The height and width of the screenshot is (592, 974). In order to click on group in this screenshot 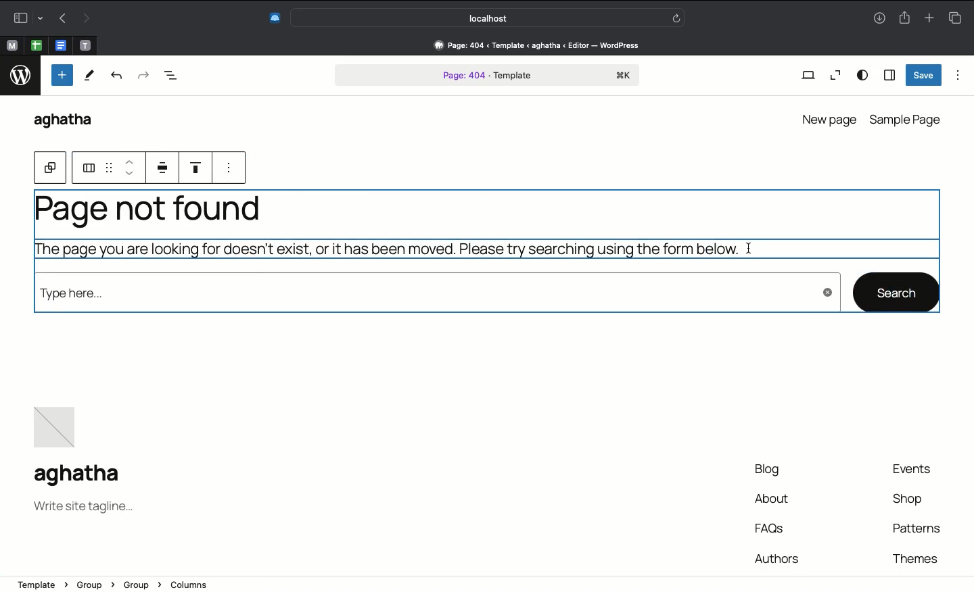, I will do `click(51, 168)`.